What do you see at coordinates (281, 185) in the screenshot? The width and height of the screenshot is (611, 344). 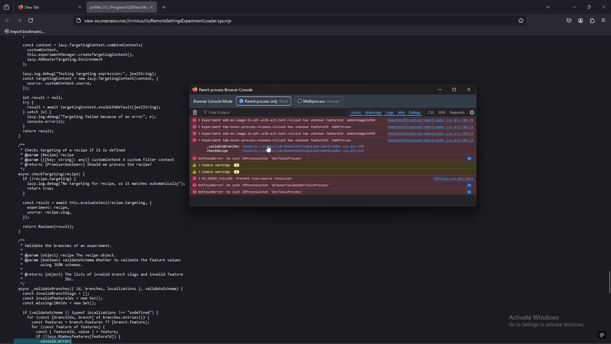 I see `log` at bounding box center [281, 185].